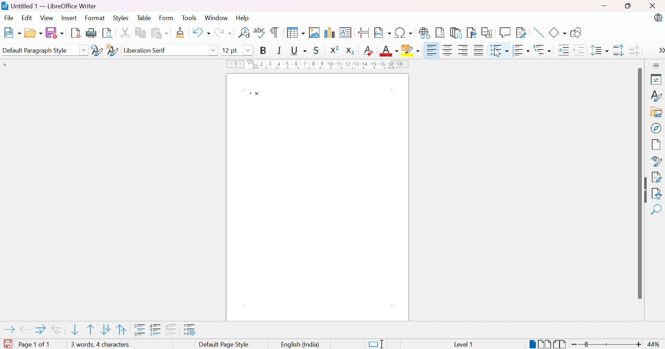  What do you see at coordinates (123, 329) in the screenshot?
I see `Move item up with subpoints` at bounding box center [123, 329].